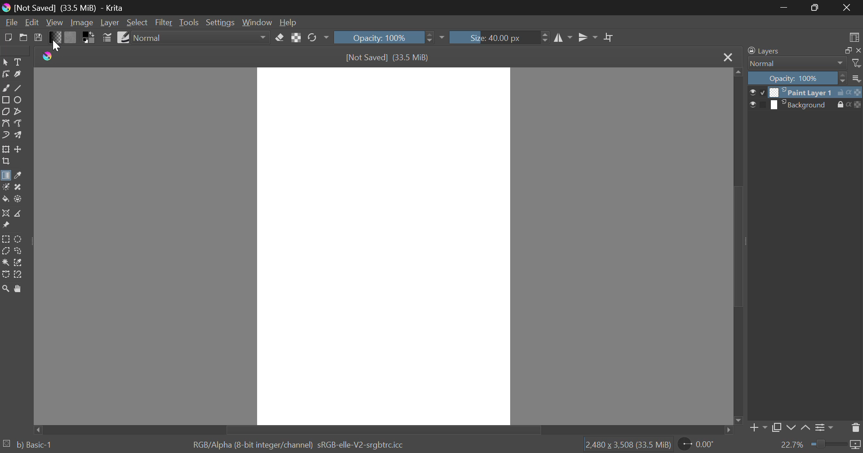  I want to click on Freehand, so click(5, 87).